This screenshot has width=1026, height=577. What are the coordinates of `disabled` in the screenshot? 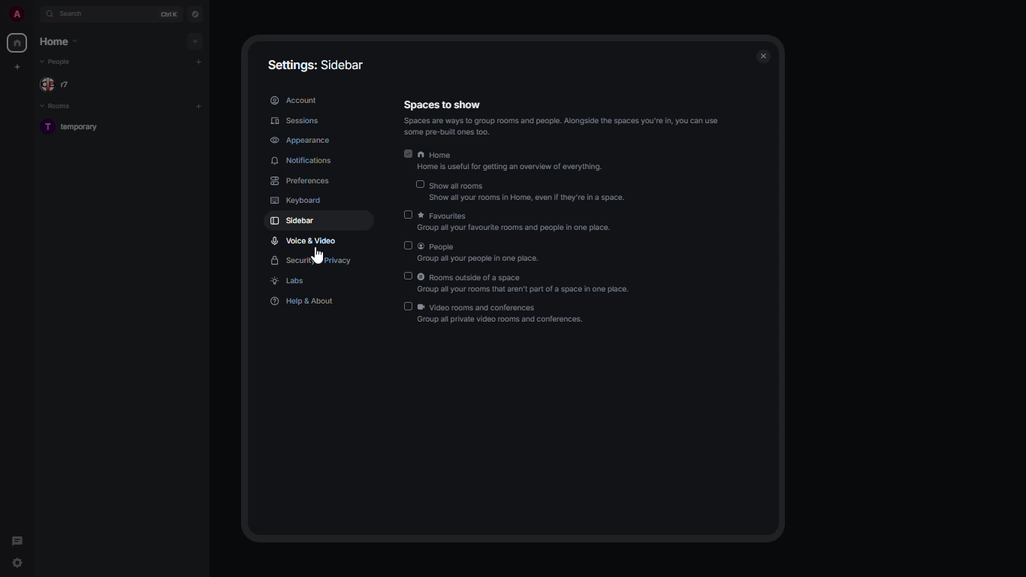 It's located at (407, 307).